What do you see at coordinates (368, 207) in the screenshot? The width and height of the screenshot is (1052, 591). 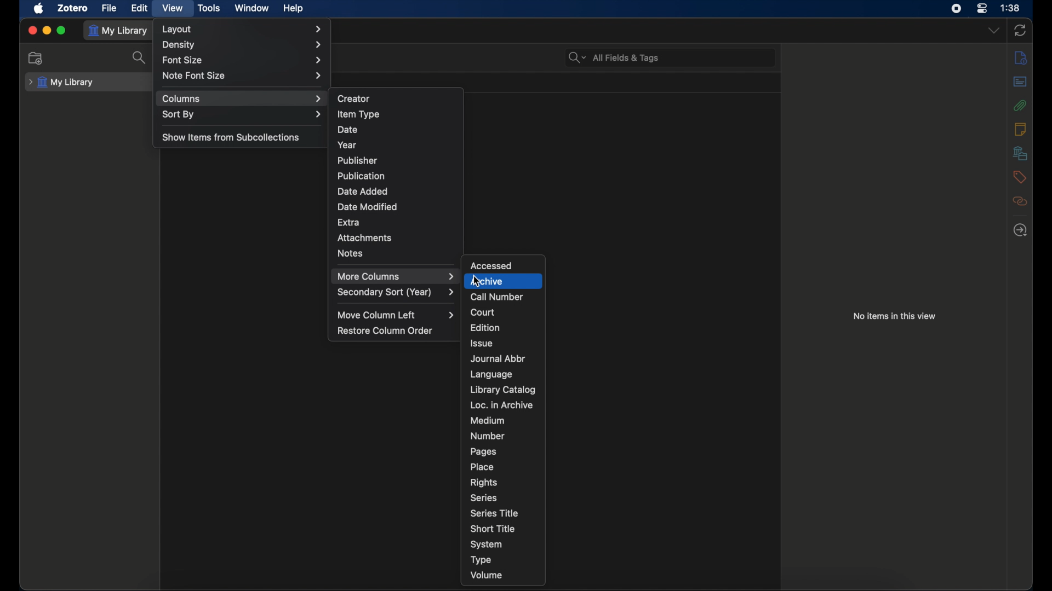 I see `date modified` at bounding box center [368, 207].